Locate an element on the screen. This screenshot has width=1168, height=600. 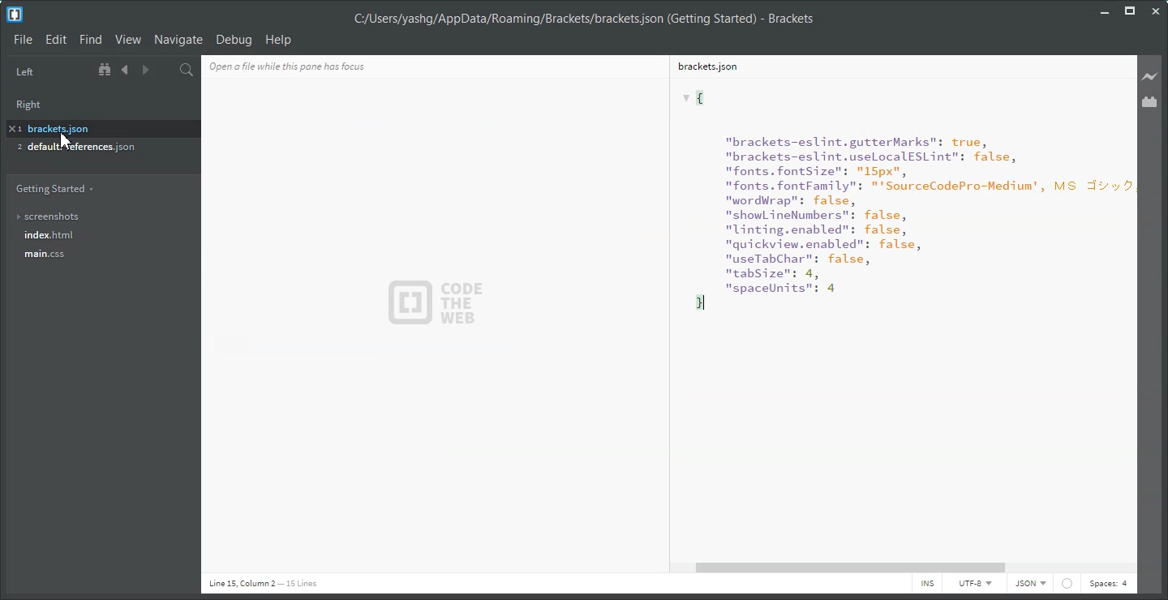
Horizontal Scroll Bar is located at coordinates (908, 568).